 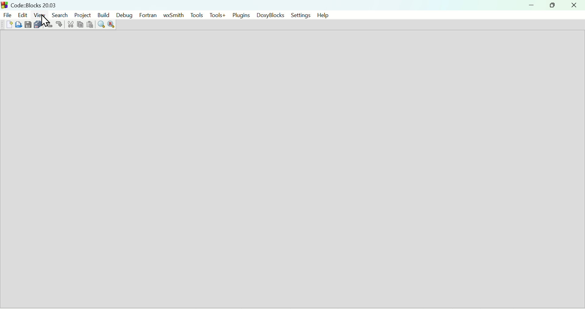 What do you see at coordinates (112, 25) in the screenshot?
I see `Replace` at bounding box center [112, 25].